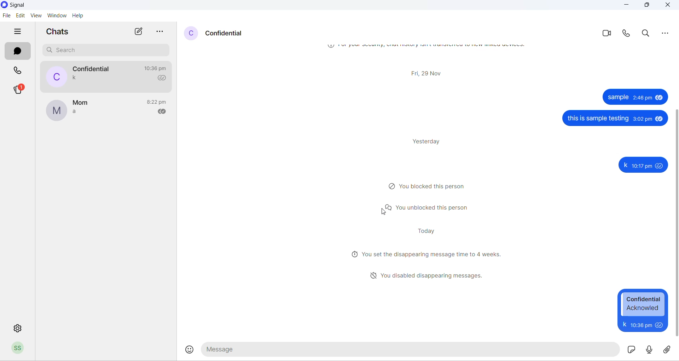 This screenshot has height=361, width=679. Describe the element at coordinates (427, 231) in the screenshot. I see `today ` at that location.